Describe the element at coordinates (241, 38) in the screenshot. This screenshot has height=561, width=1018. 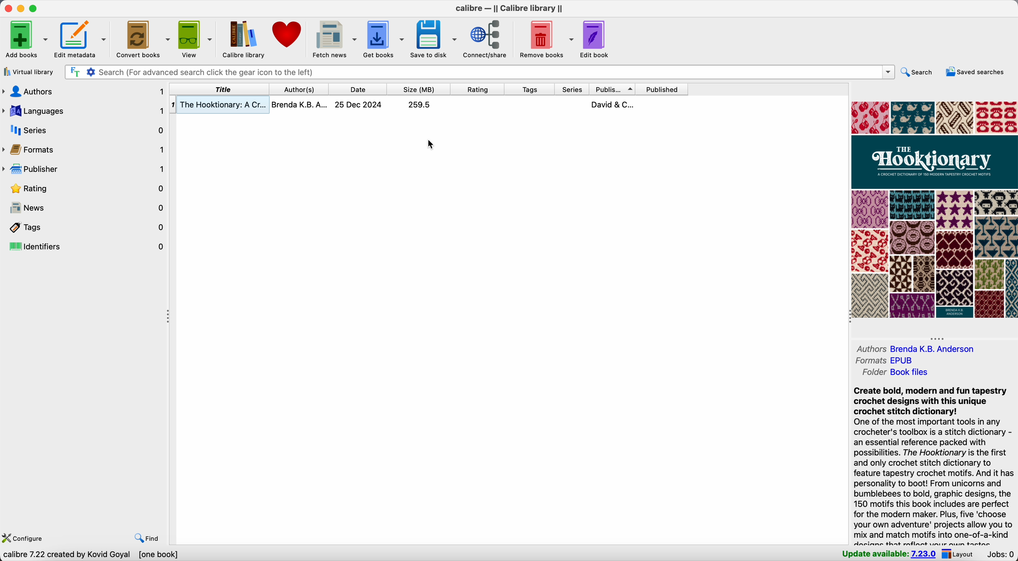
I see `Calibre library` at that location.